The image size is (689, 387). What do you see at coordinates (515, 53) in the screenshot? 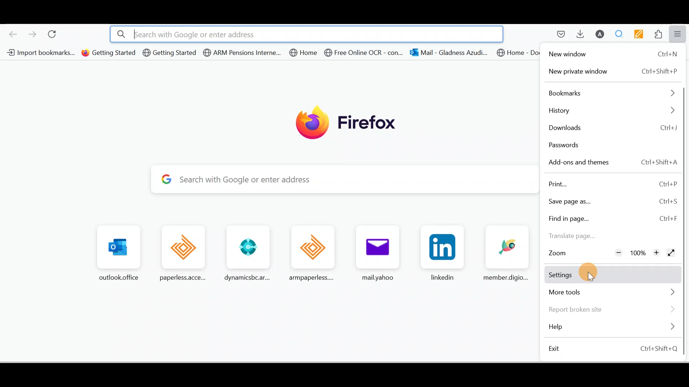
I see `Bookmark 8` at bounding box center [515, 53].